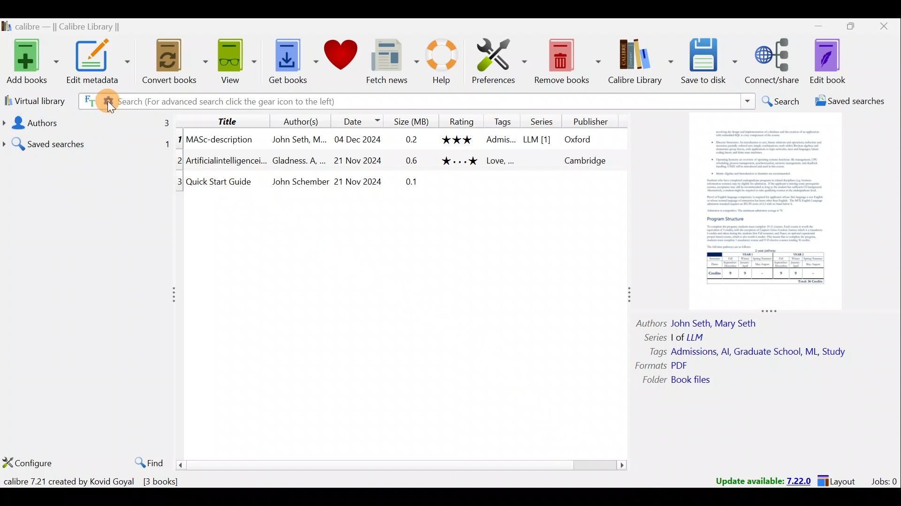  I want to click on Virtual library, so click(32, 100).